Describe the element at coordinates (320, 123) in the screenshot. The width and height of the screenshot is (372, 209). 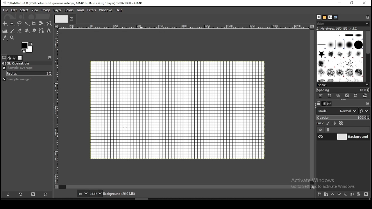
I see `lock` at that location.